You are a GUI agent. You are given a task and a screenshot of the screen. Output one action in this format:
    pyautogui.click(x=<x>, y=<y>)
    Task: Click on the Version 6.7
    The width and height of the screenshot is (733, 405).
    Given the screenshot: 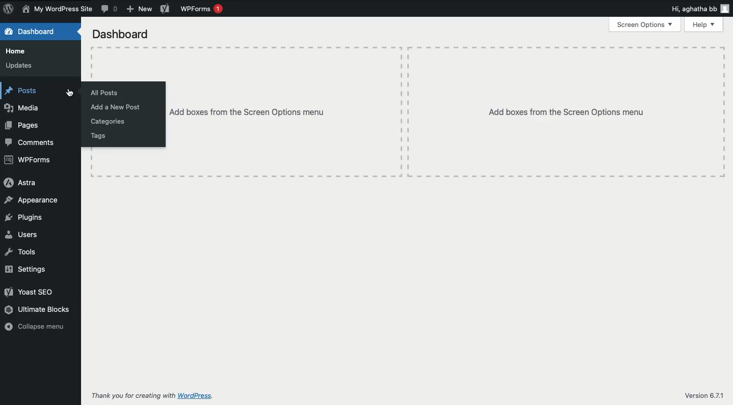 What is the action you would take?
    pyautogui.click(x=705, y=395)
    